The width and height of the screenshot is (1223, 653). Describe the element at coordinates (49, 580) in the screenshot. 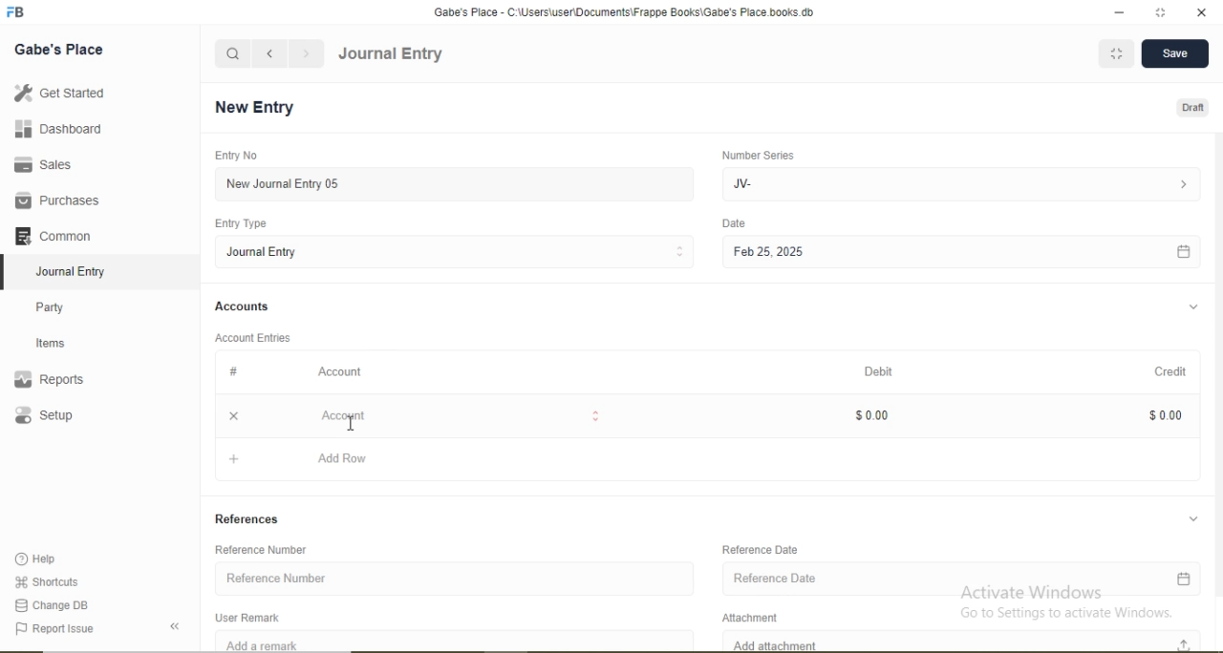

I see `‘Shortcuts` at that location.